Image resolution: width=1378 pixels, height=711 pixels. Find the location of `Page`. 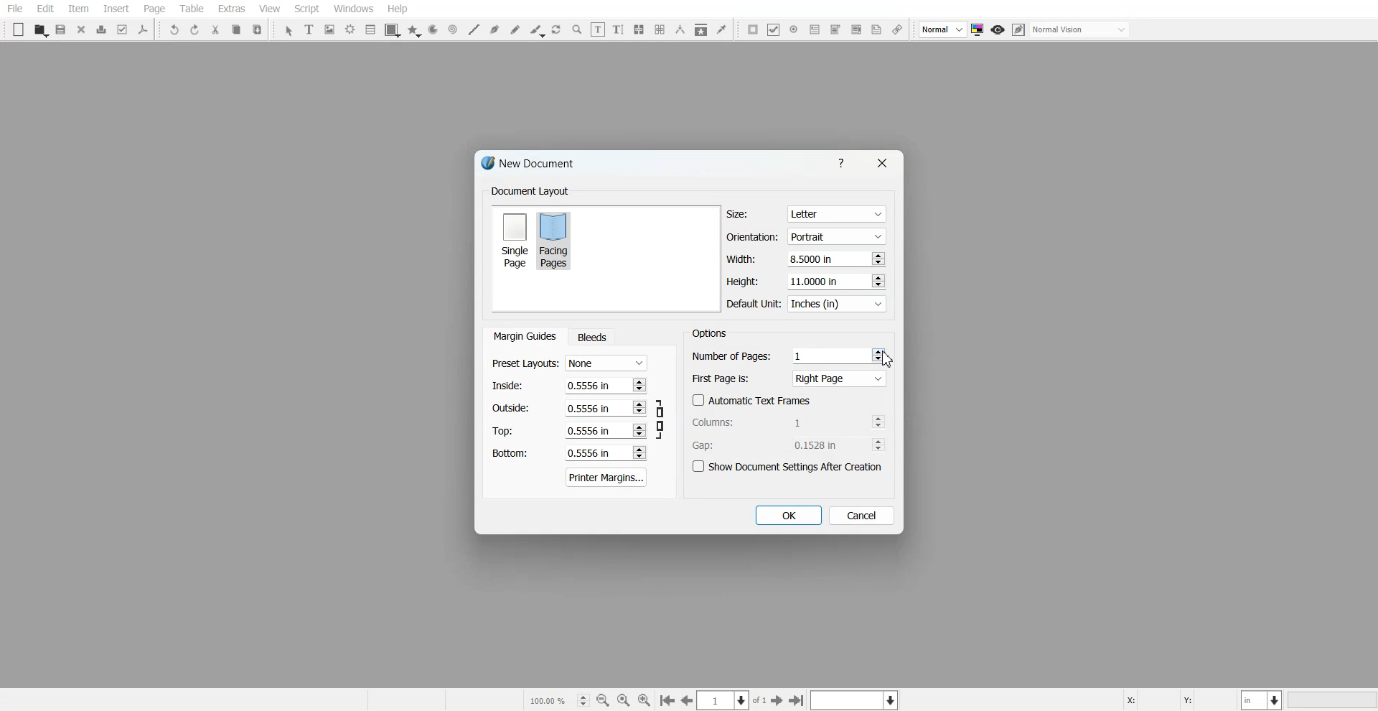

Page is located at coordinates (154, 9).